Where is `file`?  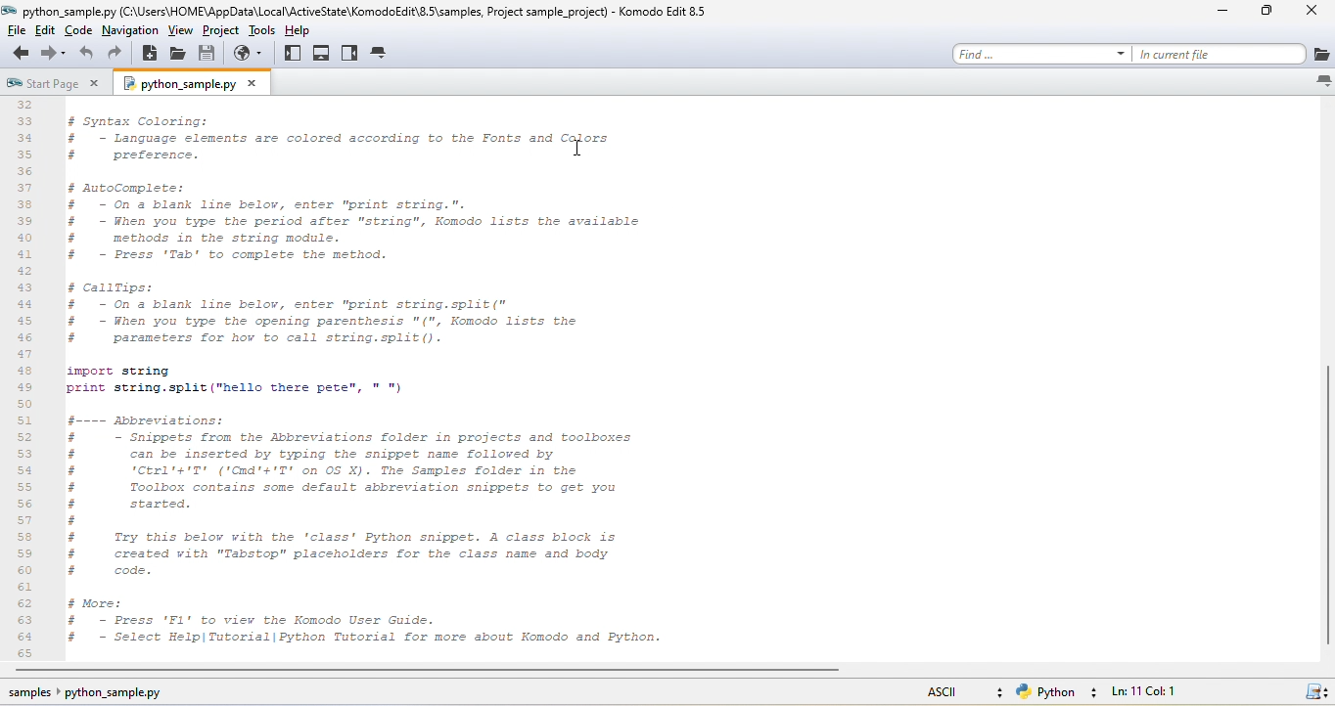
file is located at coordinates (21, 31).